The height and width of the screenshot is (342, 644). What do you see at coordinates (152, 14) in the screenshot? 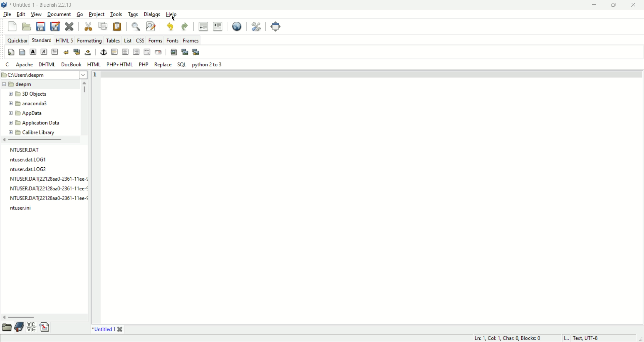
I see `dialogs` at bounding box center [152, 14].